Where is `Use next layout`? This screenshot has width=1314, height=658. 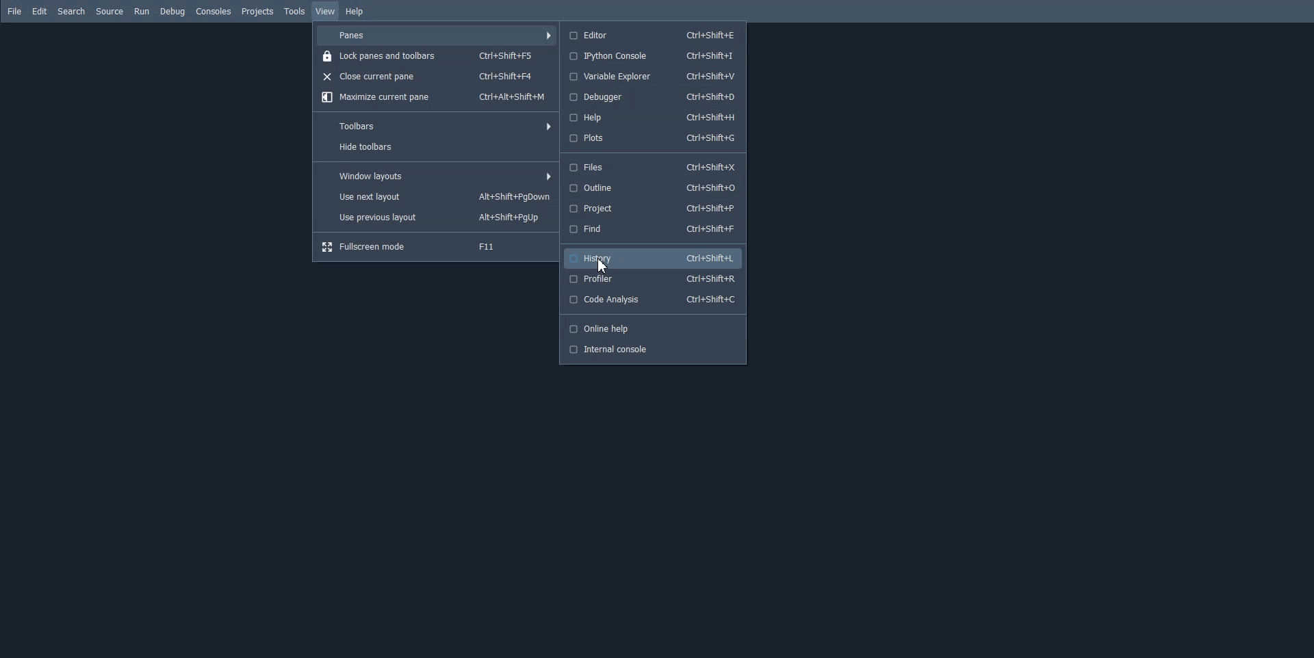
Use next layout is located at coordinates (436, 197).